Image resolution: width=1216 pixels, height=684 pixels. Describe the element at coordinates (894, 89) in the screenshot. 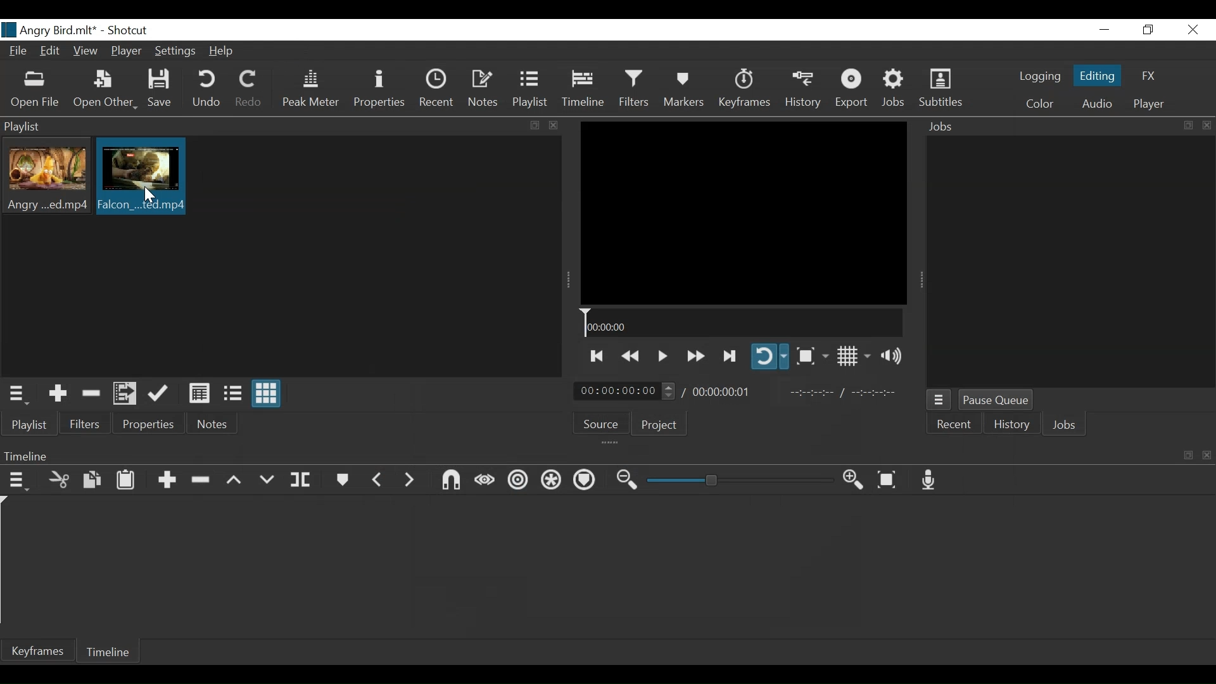

I see `Jobs` at that location.